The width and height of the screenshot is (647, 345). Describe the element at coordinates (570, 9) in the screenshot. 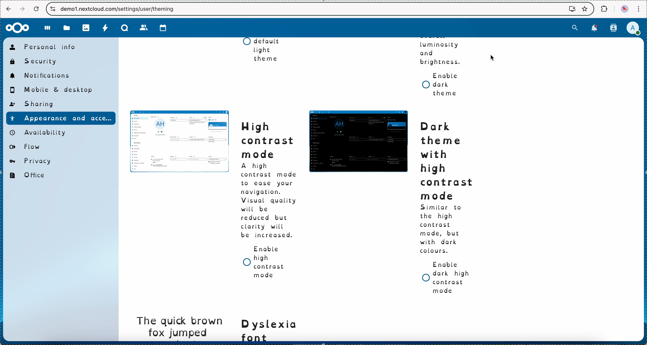

I see `screen` at that location.